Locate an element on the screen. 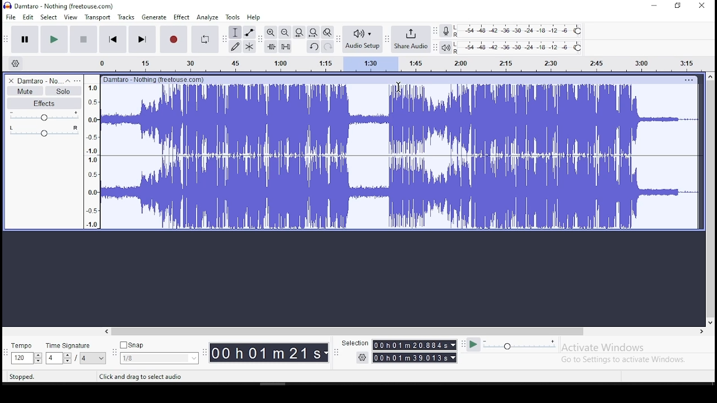 The image size is (717, 403). open menu is located at coordinates (77, 81).